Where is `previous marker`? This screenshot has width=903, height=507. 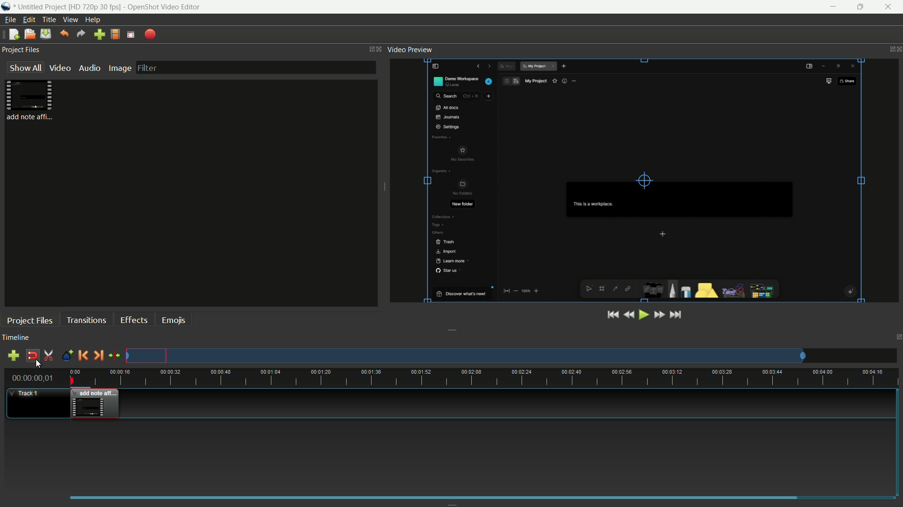
previous marker is located at coordinates (82, 355).